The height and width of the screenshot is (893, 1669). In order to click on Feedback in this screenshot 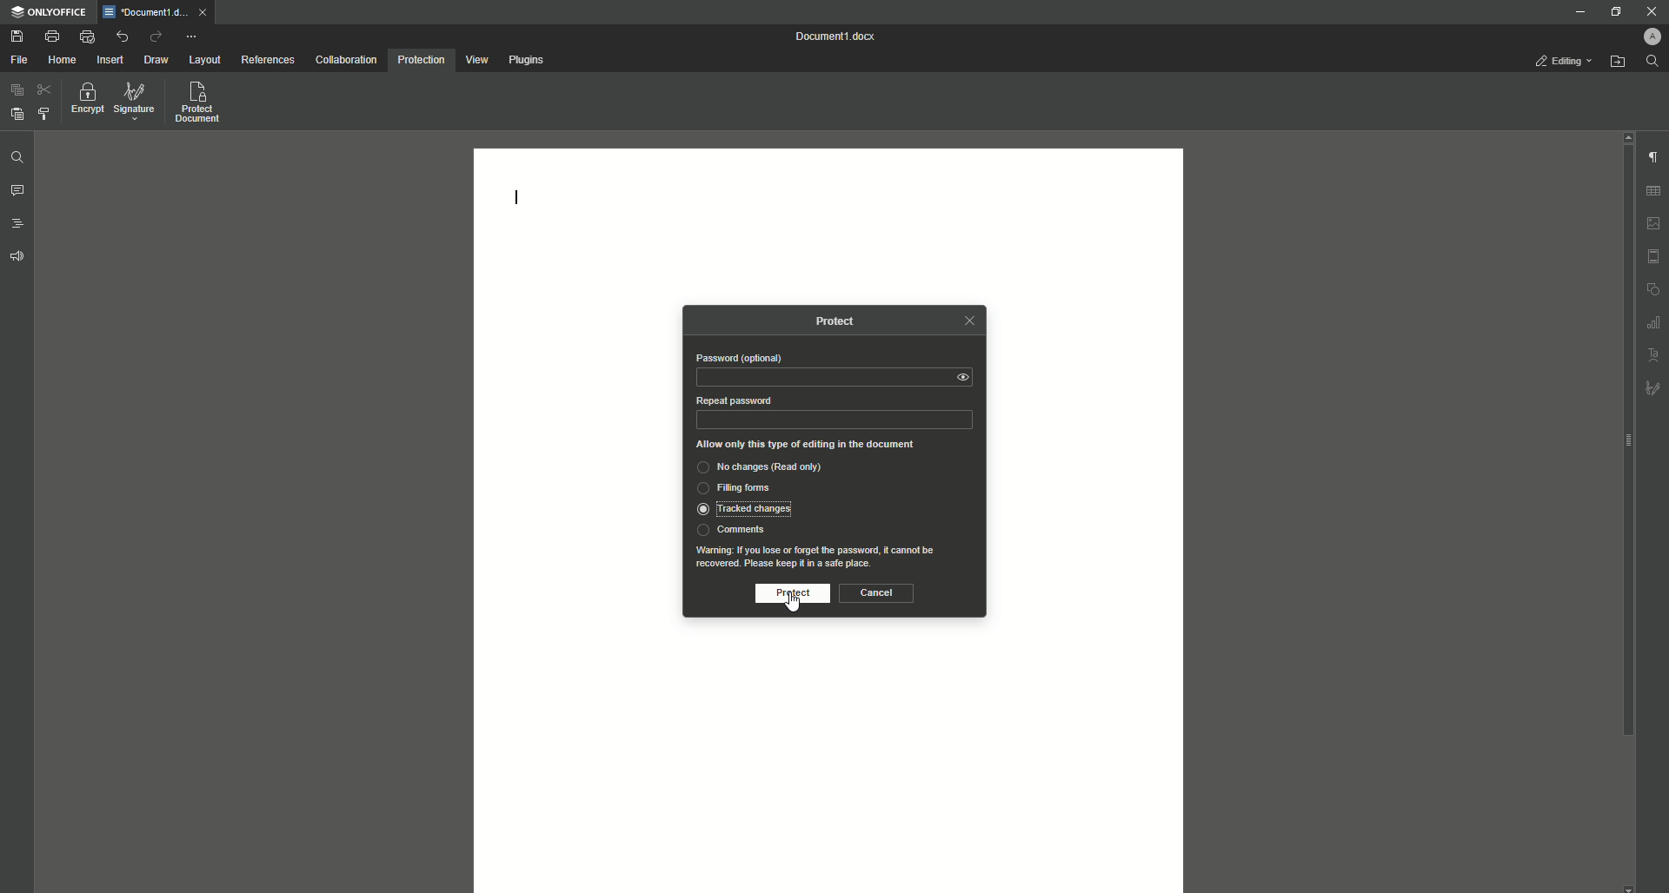, I will do `click(17, 258)`.